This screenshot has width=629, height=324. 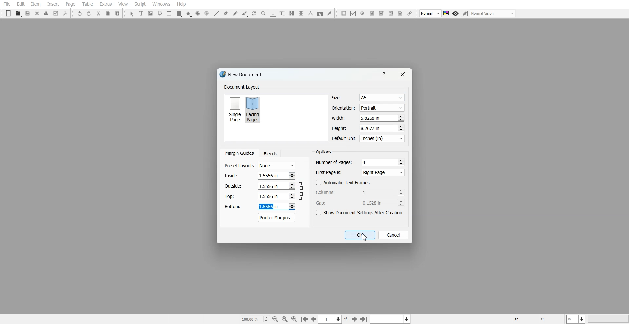 I want to click on Print, so click(x=47, y=13).